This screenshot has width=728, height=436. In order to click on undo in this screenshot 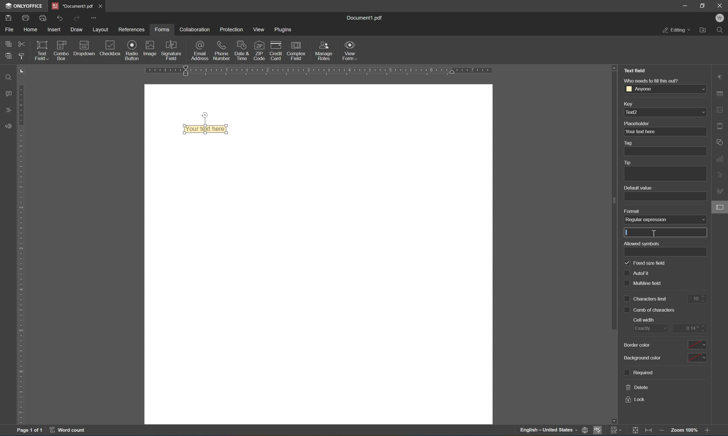, I will do `click(60, 18)`.